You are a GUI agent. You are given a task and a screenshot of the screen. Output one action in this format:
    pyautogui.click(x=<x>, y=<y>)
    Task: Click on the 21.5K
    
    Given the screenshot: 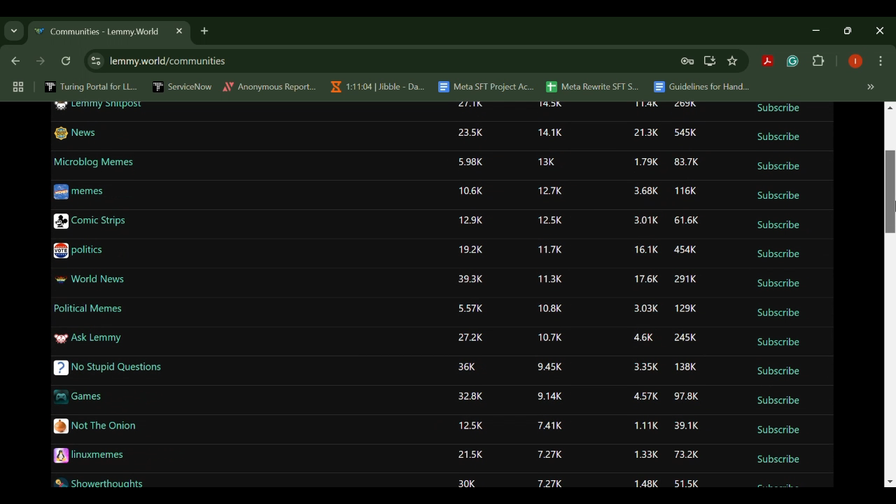 What is the action you would take?
    pyautogui.click(x=472, y=456)
    